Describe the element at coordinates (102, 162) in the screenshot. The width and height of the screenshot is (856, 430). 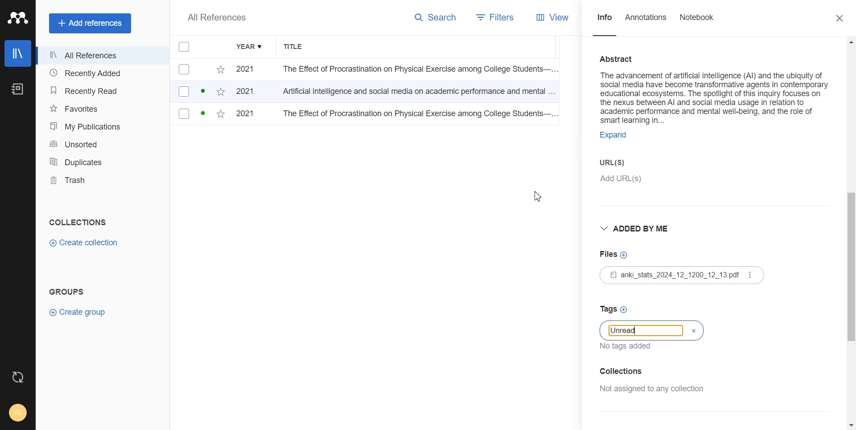
I see `Duplicates` at that location.